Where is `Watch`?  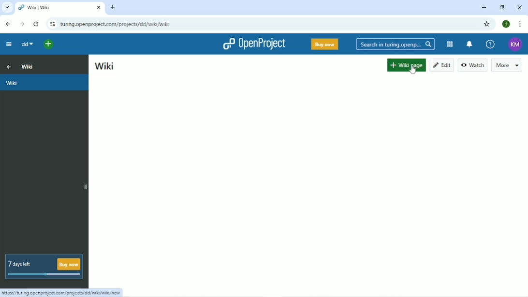 Watch is located at coordinates (473, 65).